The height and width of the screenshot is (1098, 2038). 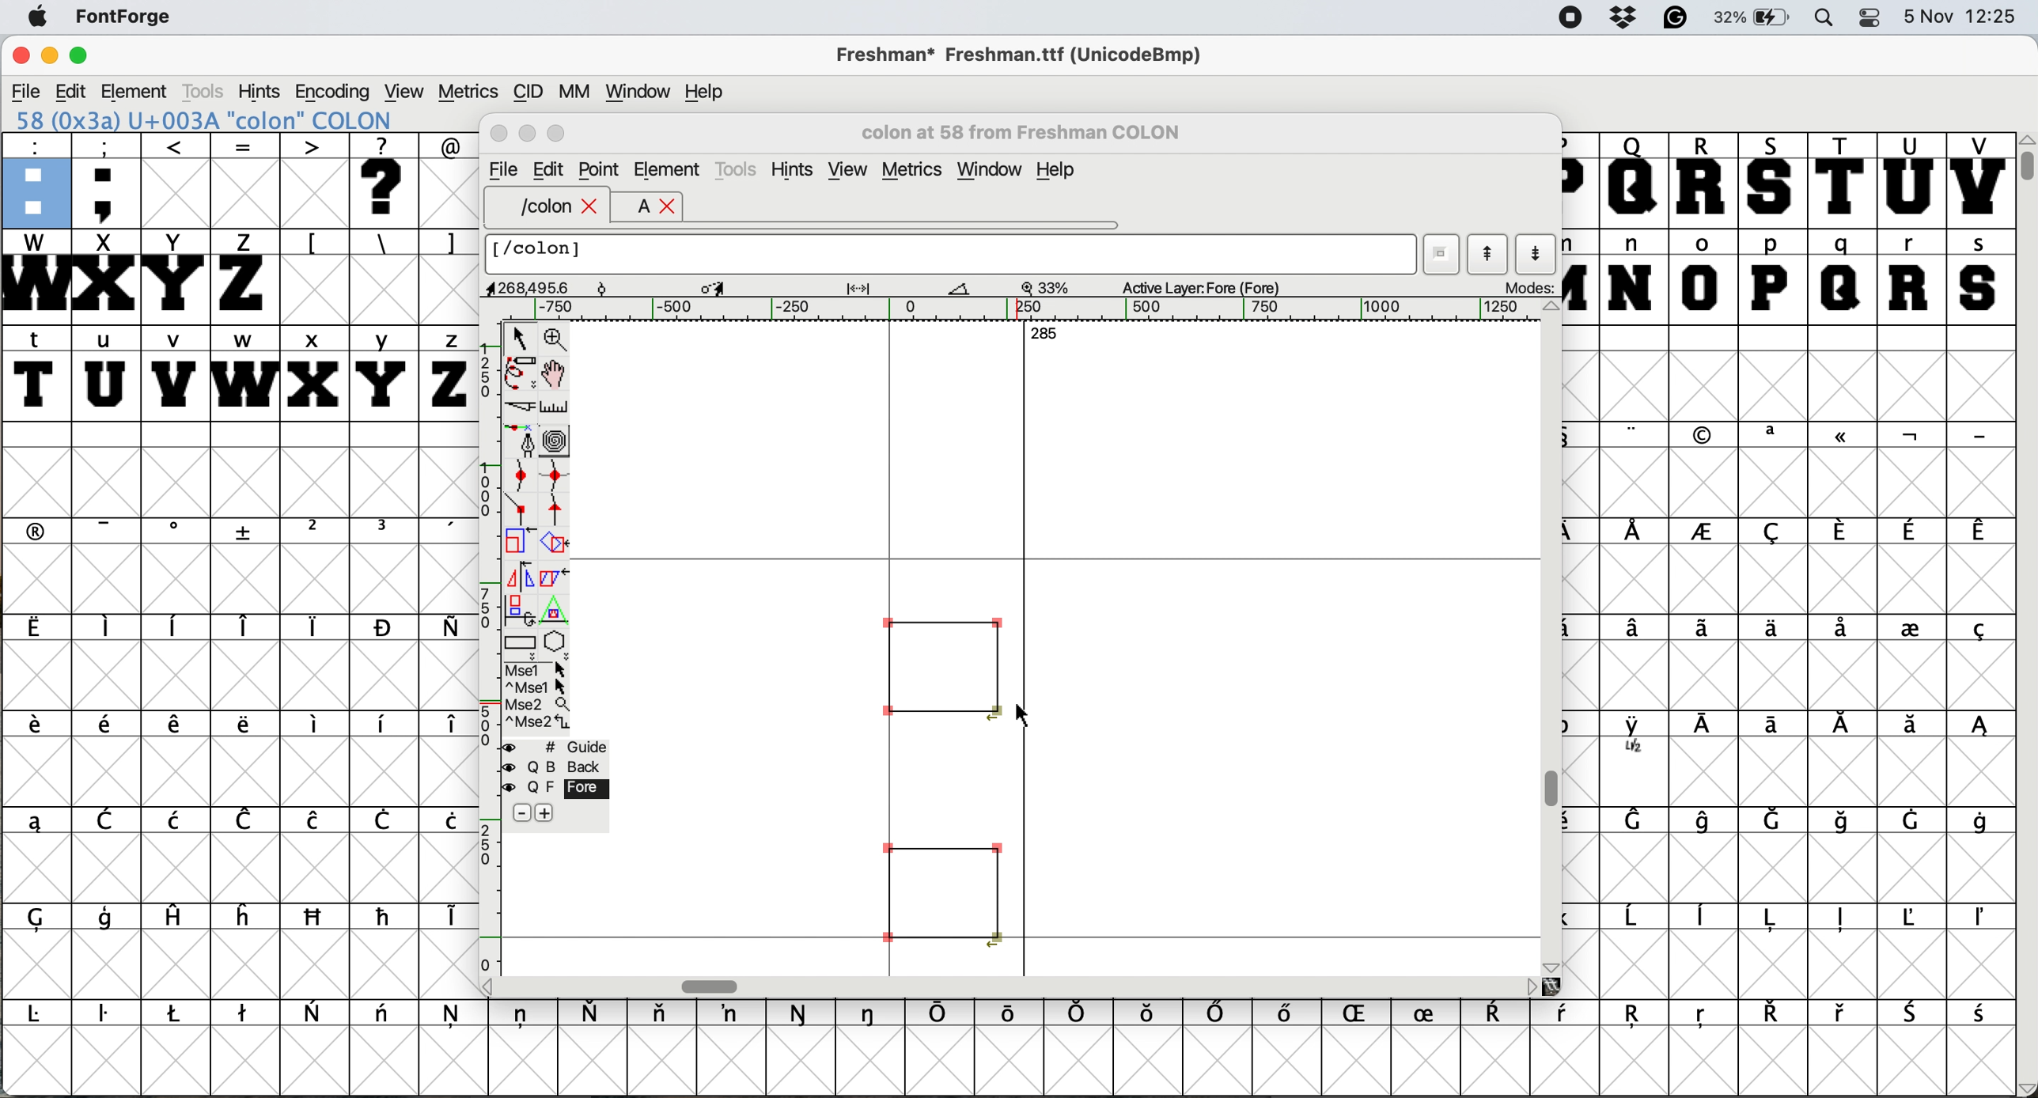 What do you see at coordinates (592, 207) in the screenshot?
I see `close` at bounding box center [592, 207].